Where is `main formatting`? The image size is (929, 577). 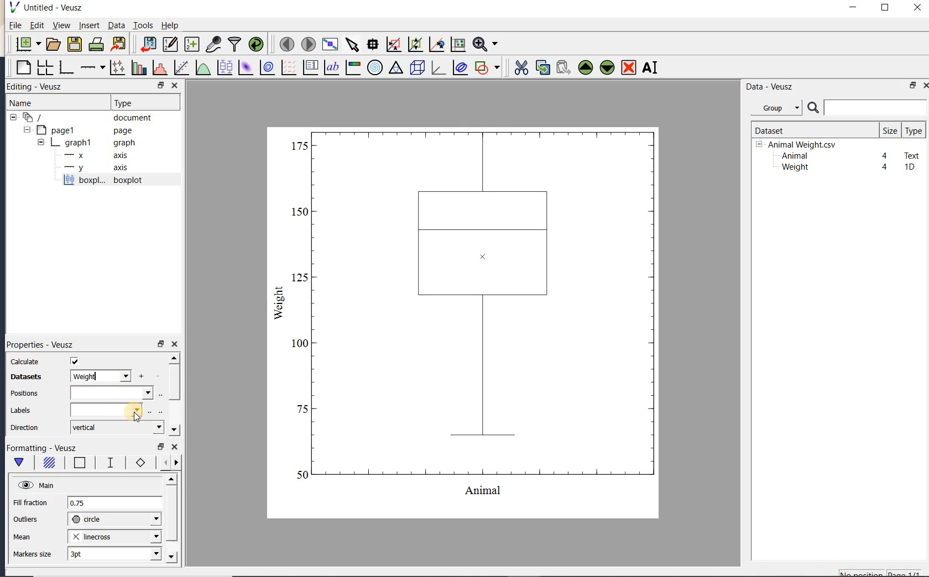
main formatting is located at coordinates (19, 464).